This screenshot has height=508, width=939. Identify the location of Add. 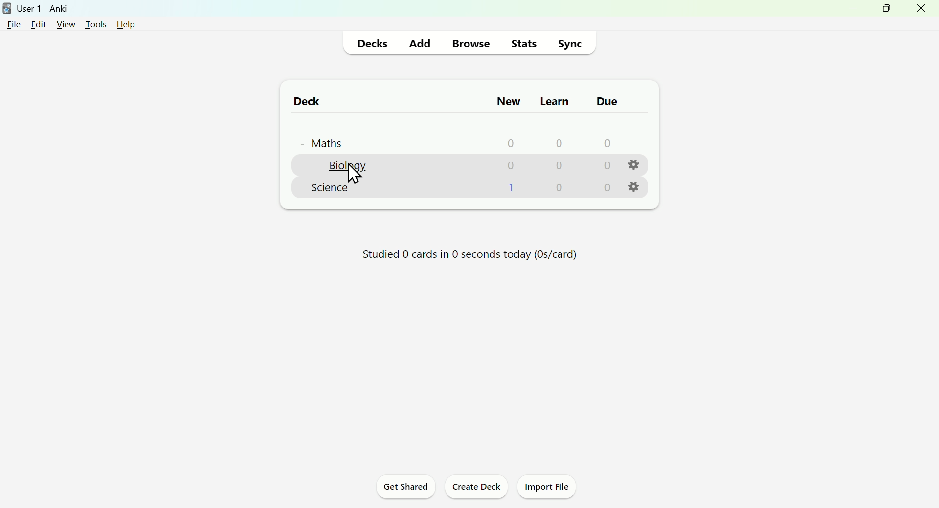
(420, 43).